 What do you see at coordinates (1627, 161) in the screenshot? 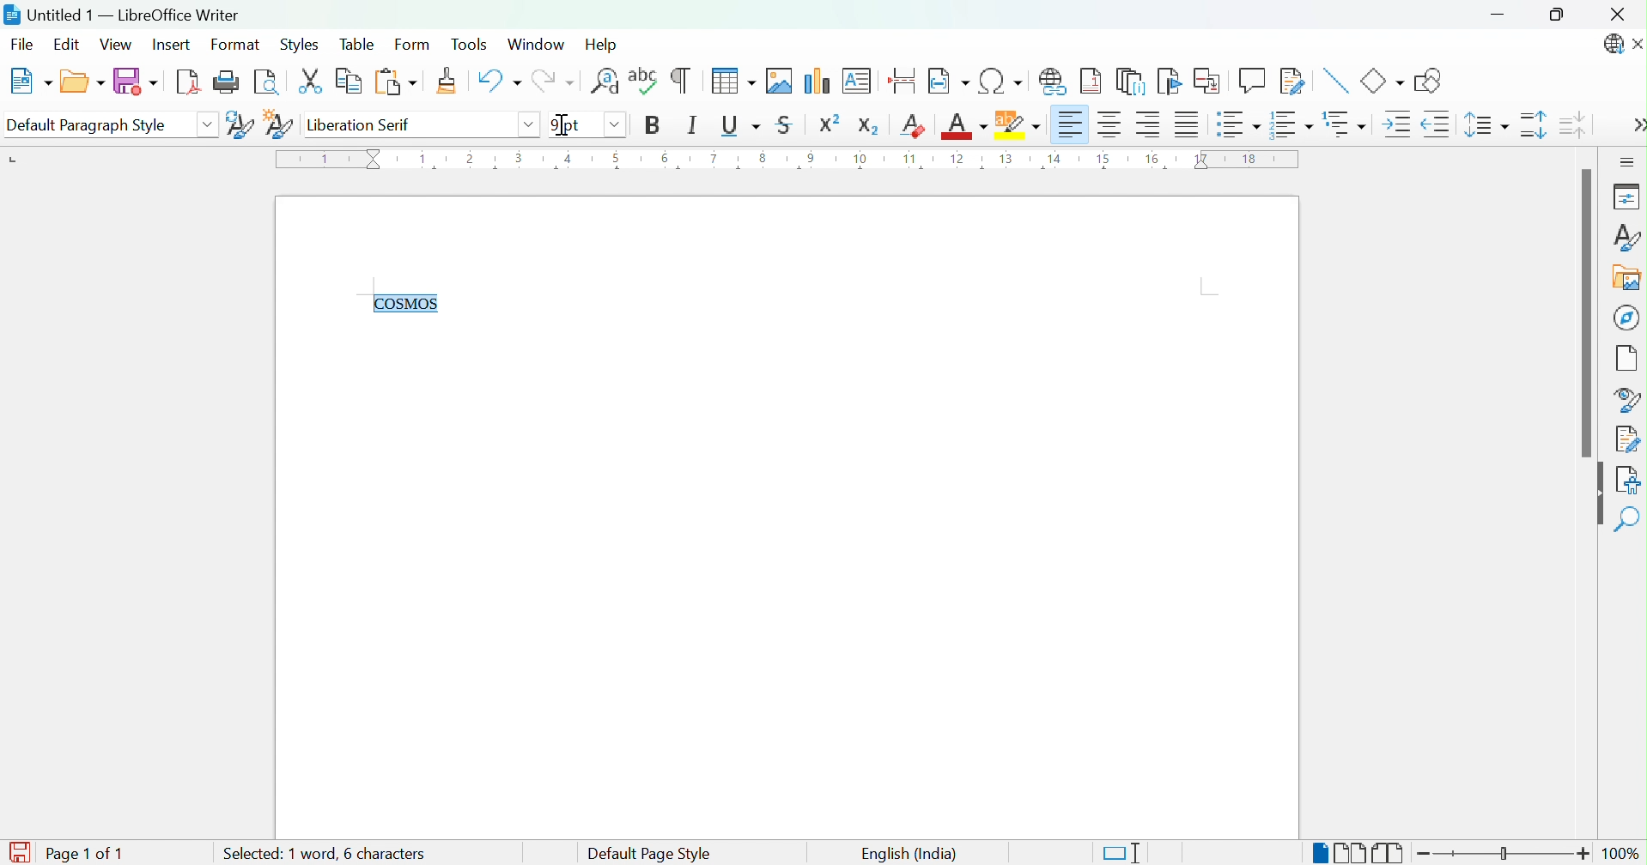
I see `Sidebar Settings` at bounding box center [1627, 161].